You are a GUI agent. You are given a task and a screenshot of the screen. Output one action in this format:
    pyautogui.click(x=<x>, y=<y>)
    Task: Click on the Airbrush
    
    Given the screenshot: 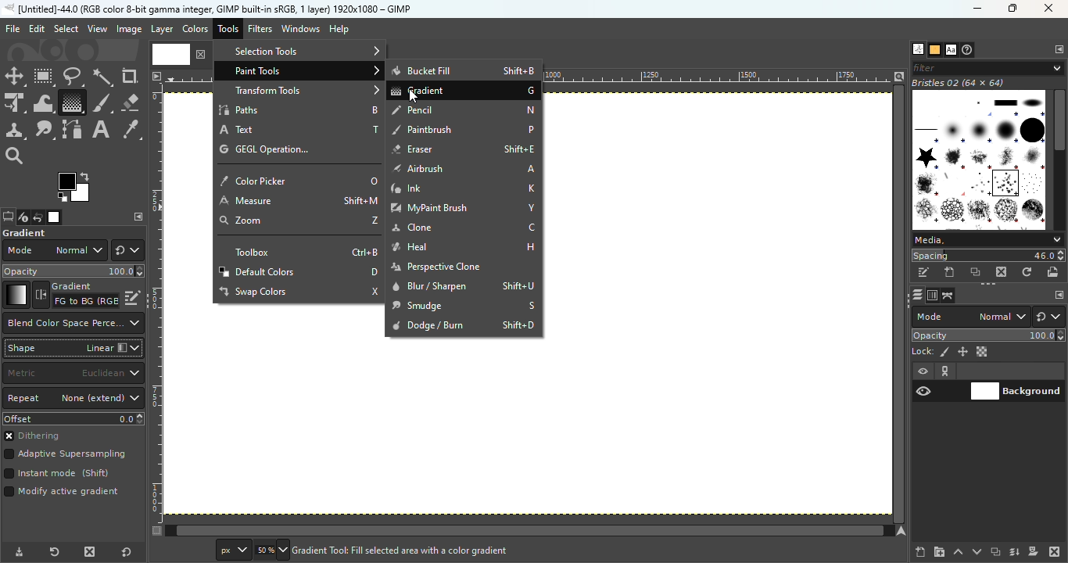 What is the action you would take?
    pyautogui.click(x=462, y=167)
    